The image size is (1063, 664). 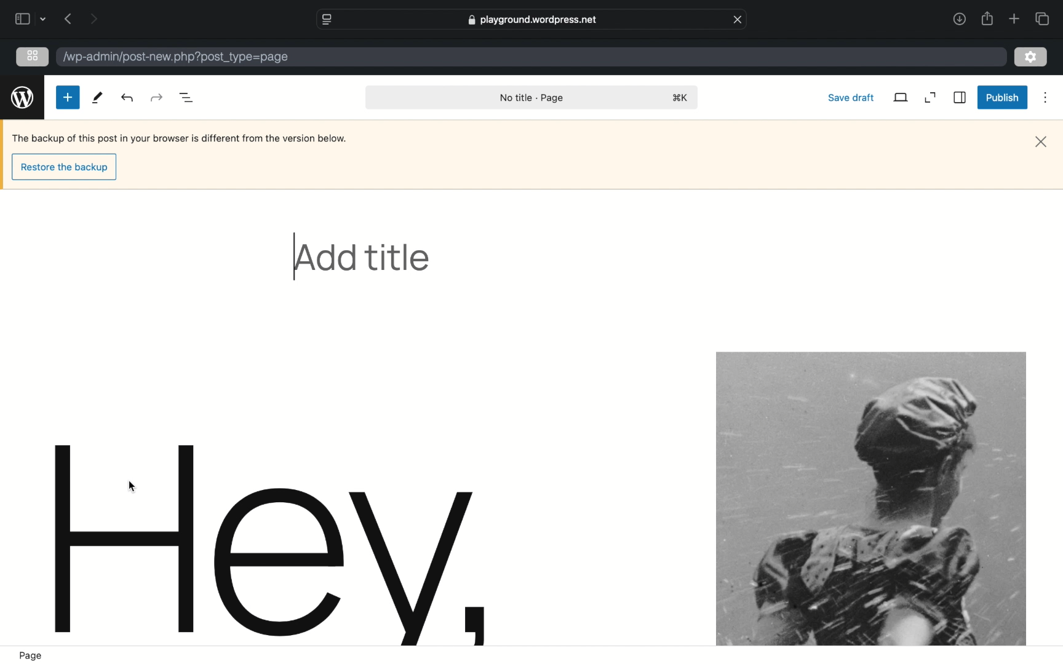 I want to click on info, so click(x=180, y=139).